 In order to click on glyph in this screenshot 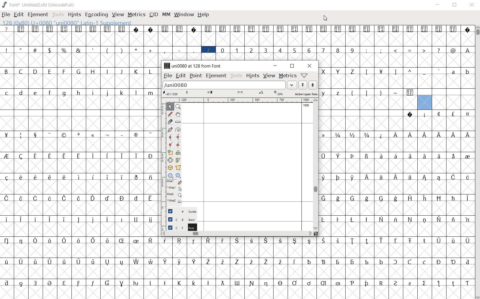, I will do `click(36, 135)`.